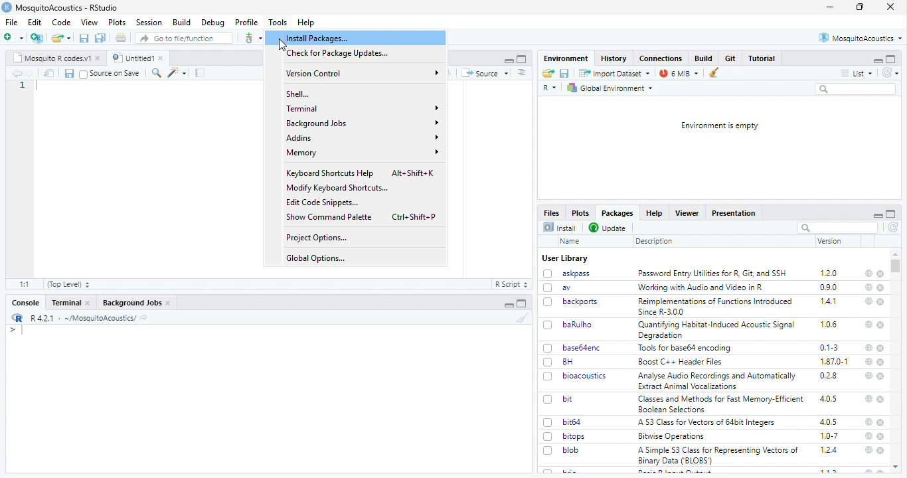 This screenshot has height=478, width=907. Describe the element at coordinates (829, 347) in the screenshot. I see `01-3` at that location.